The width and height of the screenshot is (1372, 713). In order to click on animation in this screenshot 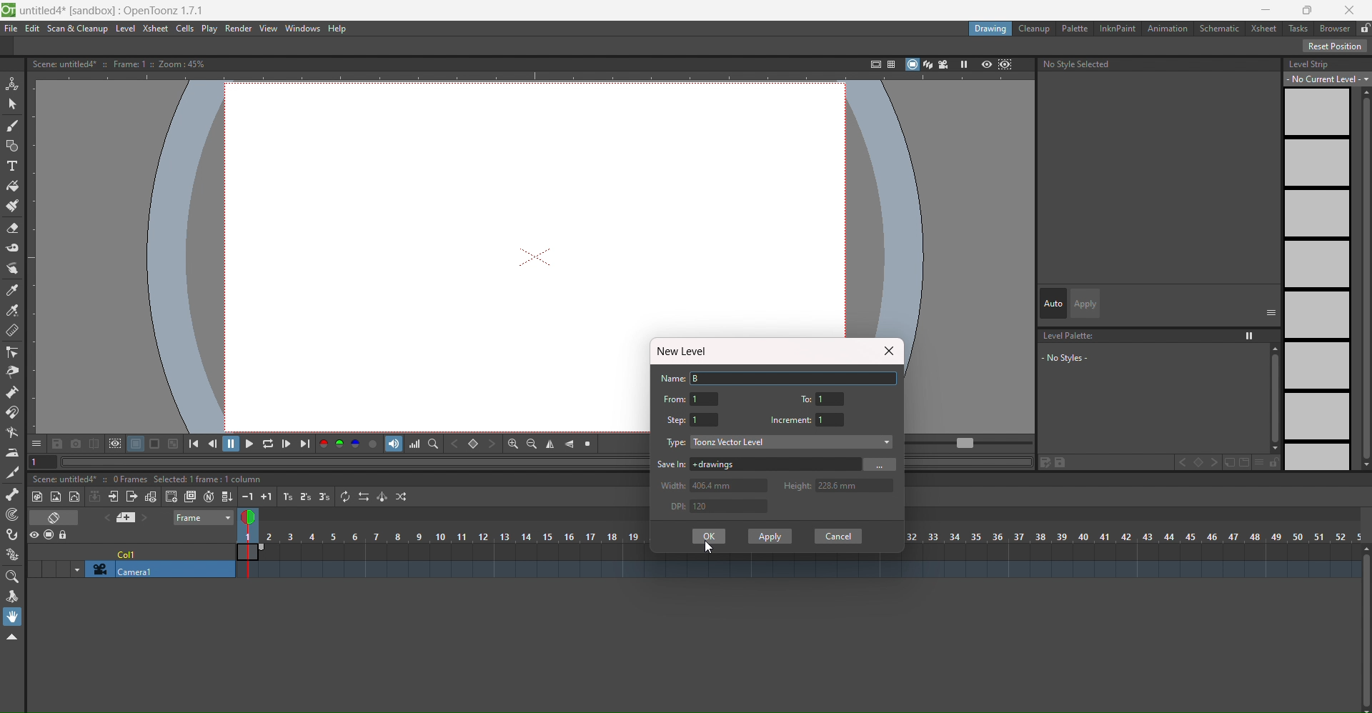, I will do `click(1168, 29)`.